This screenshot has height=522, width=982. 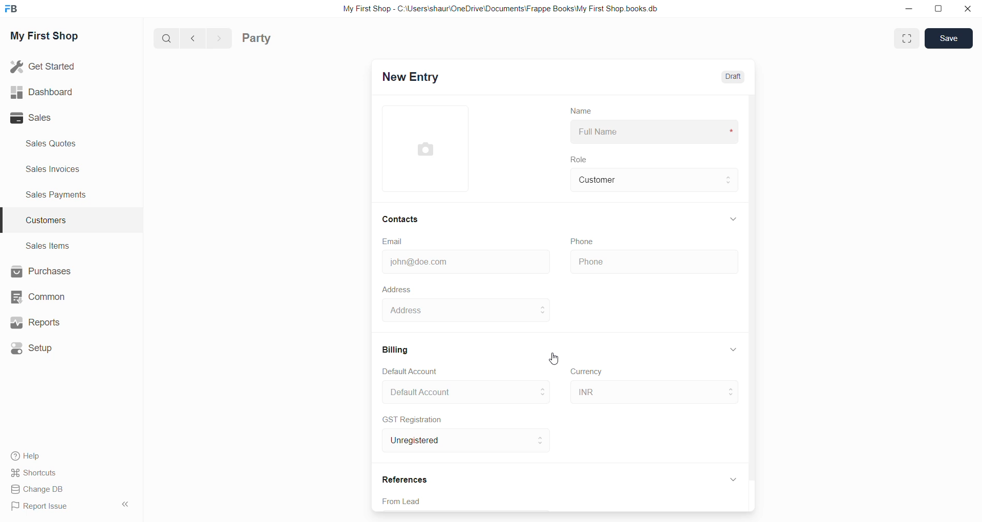 I want to click on minimize, so click(x=913, y=13).